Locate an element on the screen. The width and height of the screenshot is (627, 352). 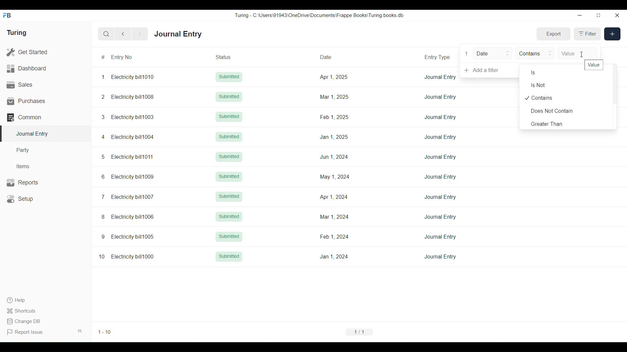
Journal Entry is located at coordinates (440, 157).